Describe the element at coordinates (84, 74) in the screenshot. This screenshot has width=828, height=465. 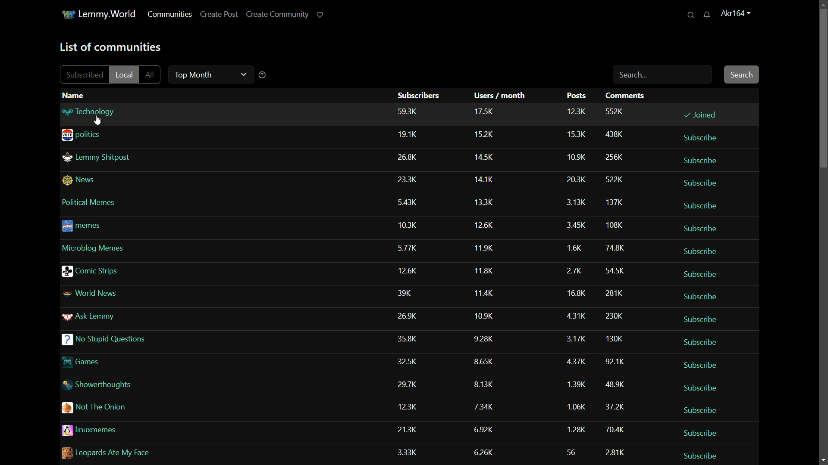
I see `subscribed` at that location.